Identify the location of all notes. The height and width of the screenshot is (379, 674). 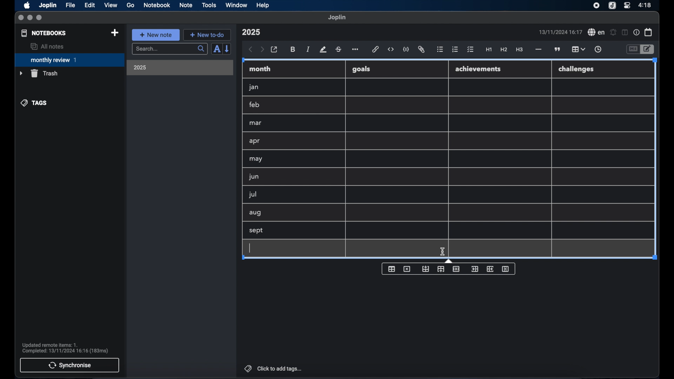
(47, 46).